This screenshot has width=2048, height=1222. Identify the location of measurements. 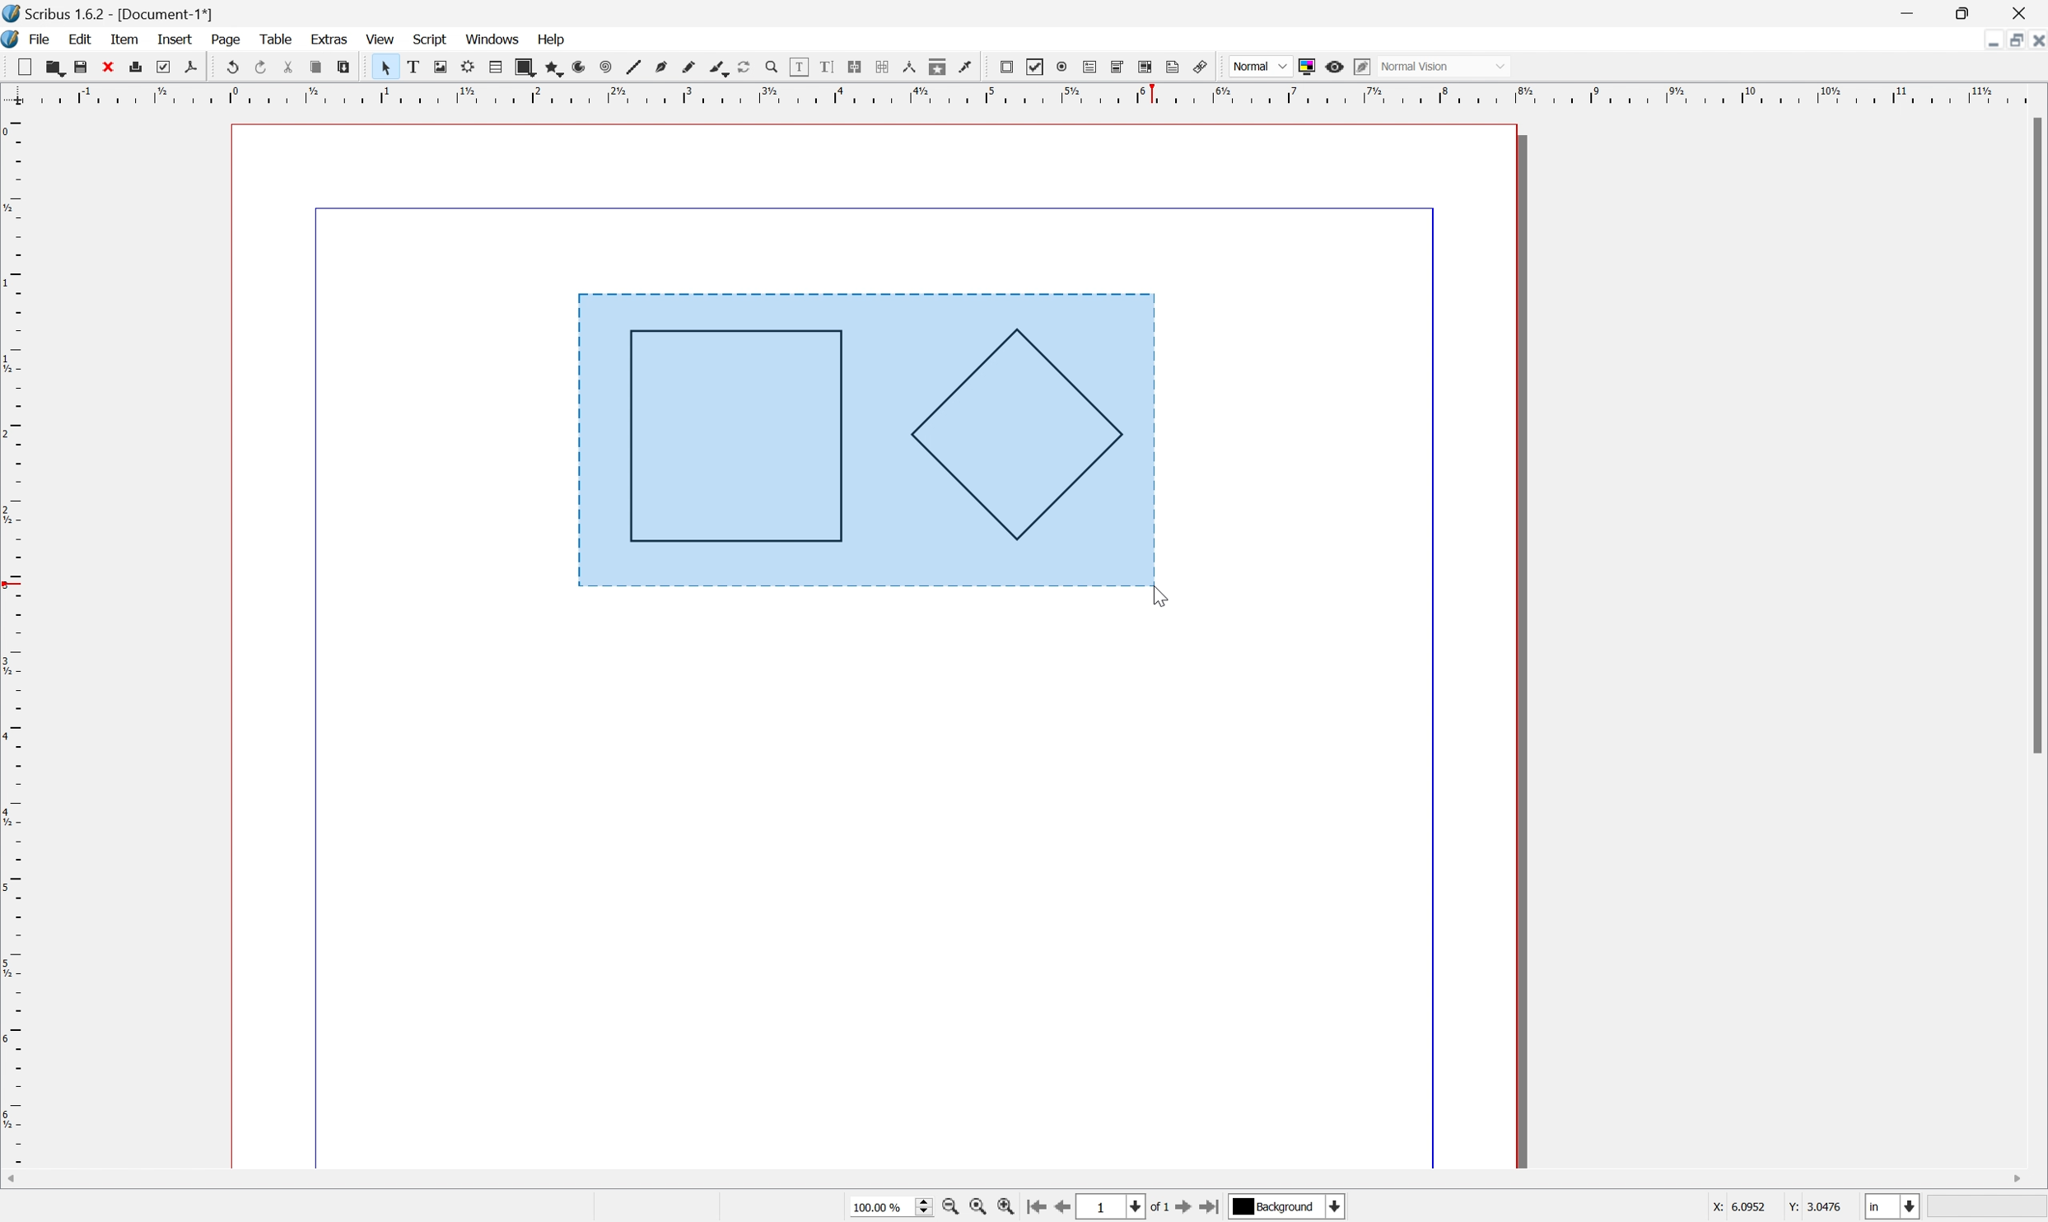
(907, 68).